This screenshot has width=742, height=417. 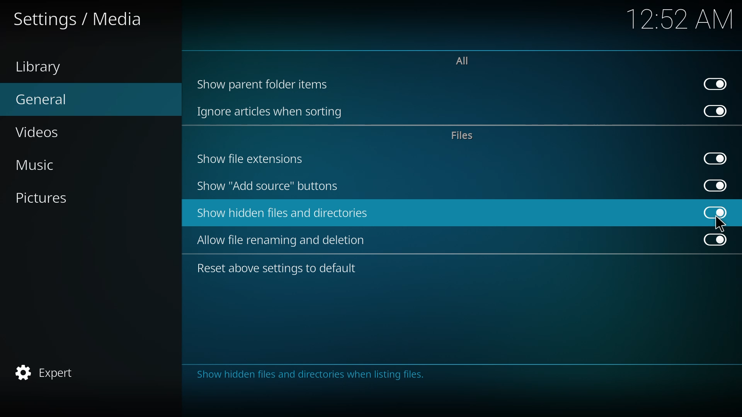 I want to click on enabled, so click(x=716, y=84).